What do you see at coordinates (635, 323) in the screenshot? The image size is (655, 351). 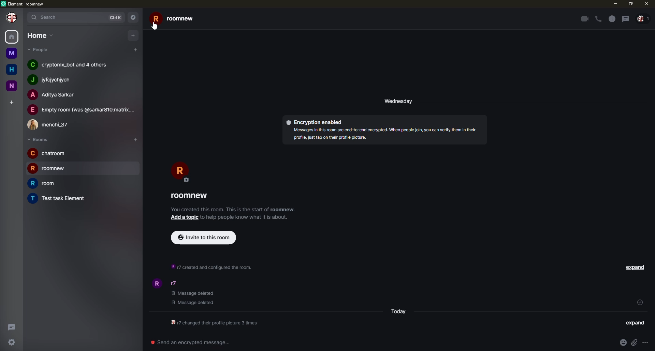 I see `expand` at bounding box center [635, 323].